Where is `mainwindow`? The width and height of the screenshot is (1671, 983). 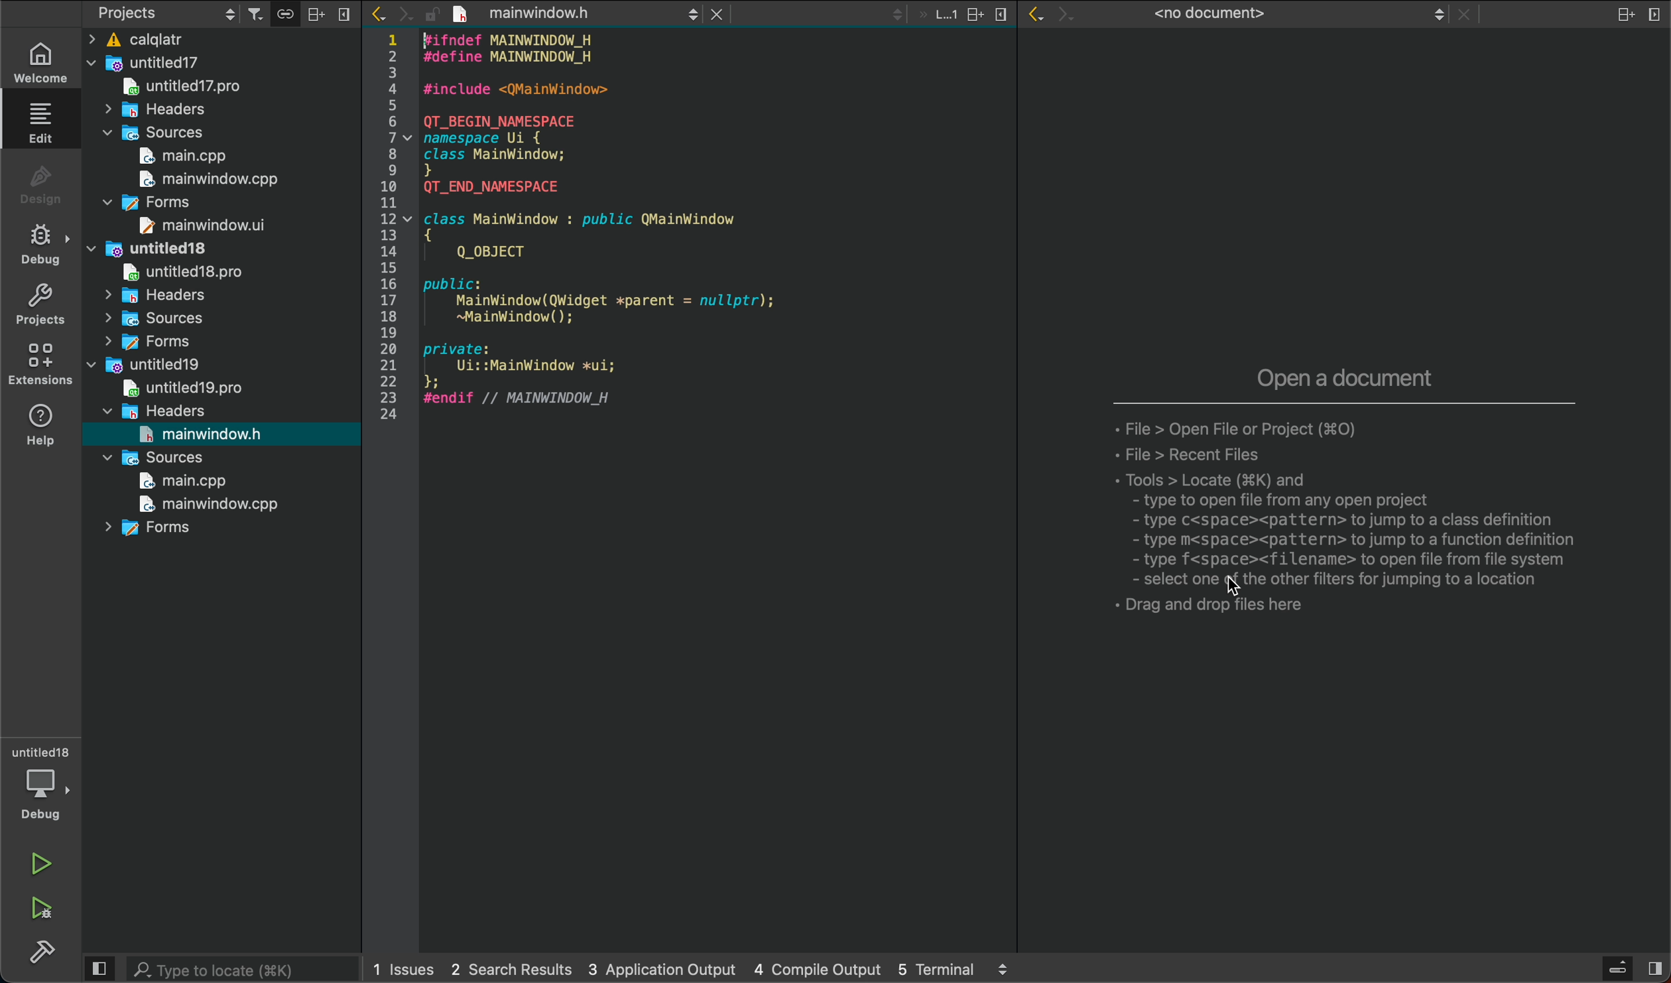 mainwindow is located at coordinates (202, 224).